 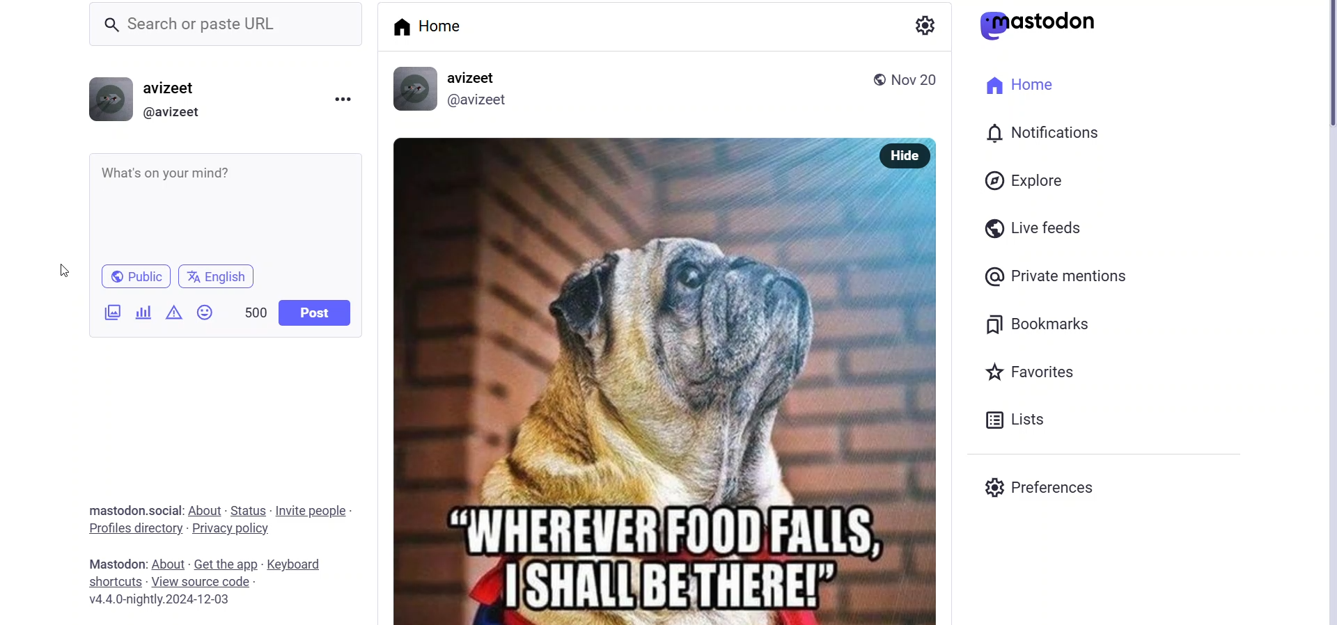 I want to click on view source code, so click(x=206, y=582).